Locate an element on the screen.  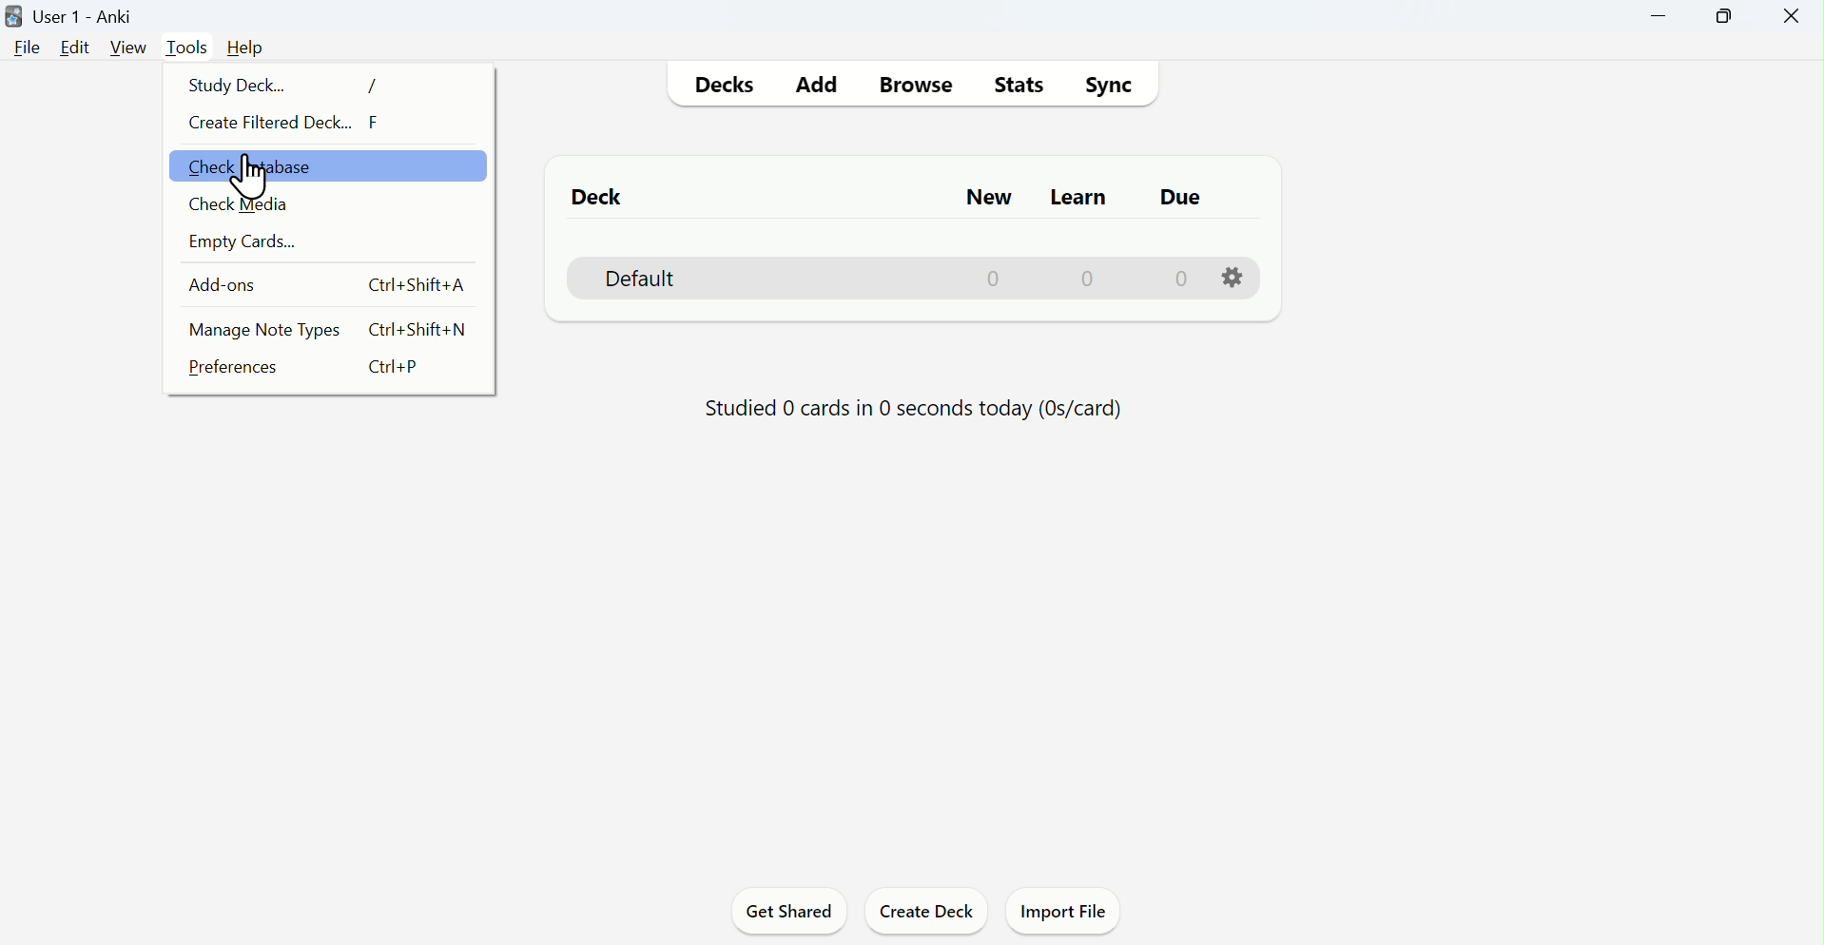
Deck is located at coordinates (614, 195).